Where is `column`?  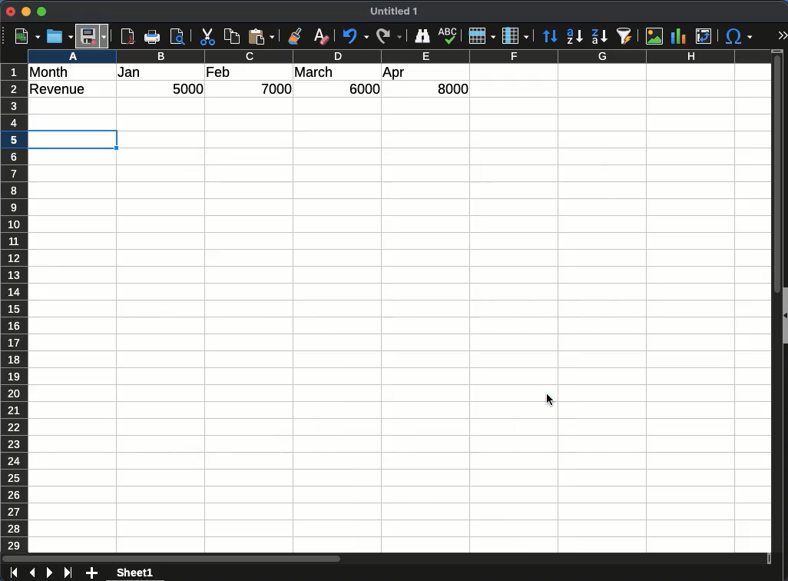
column is located at coordinates (515, 35).